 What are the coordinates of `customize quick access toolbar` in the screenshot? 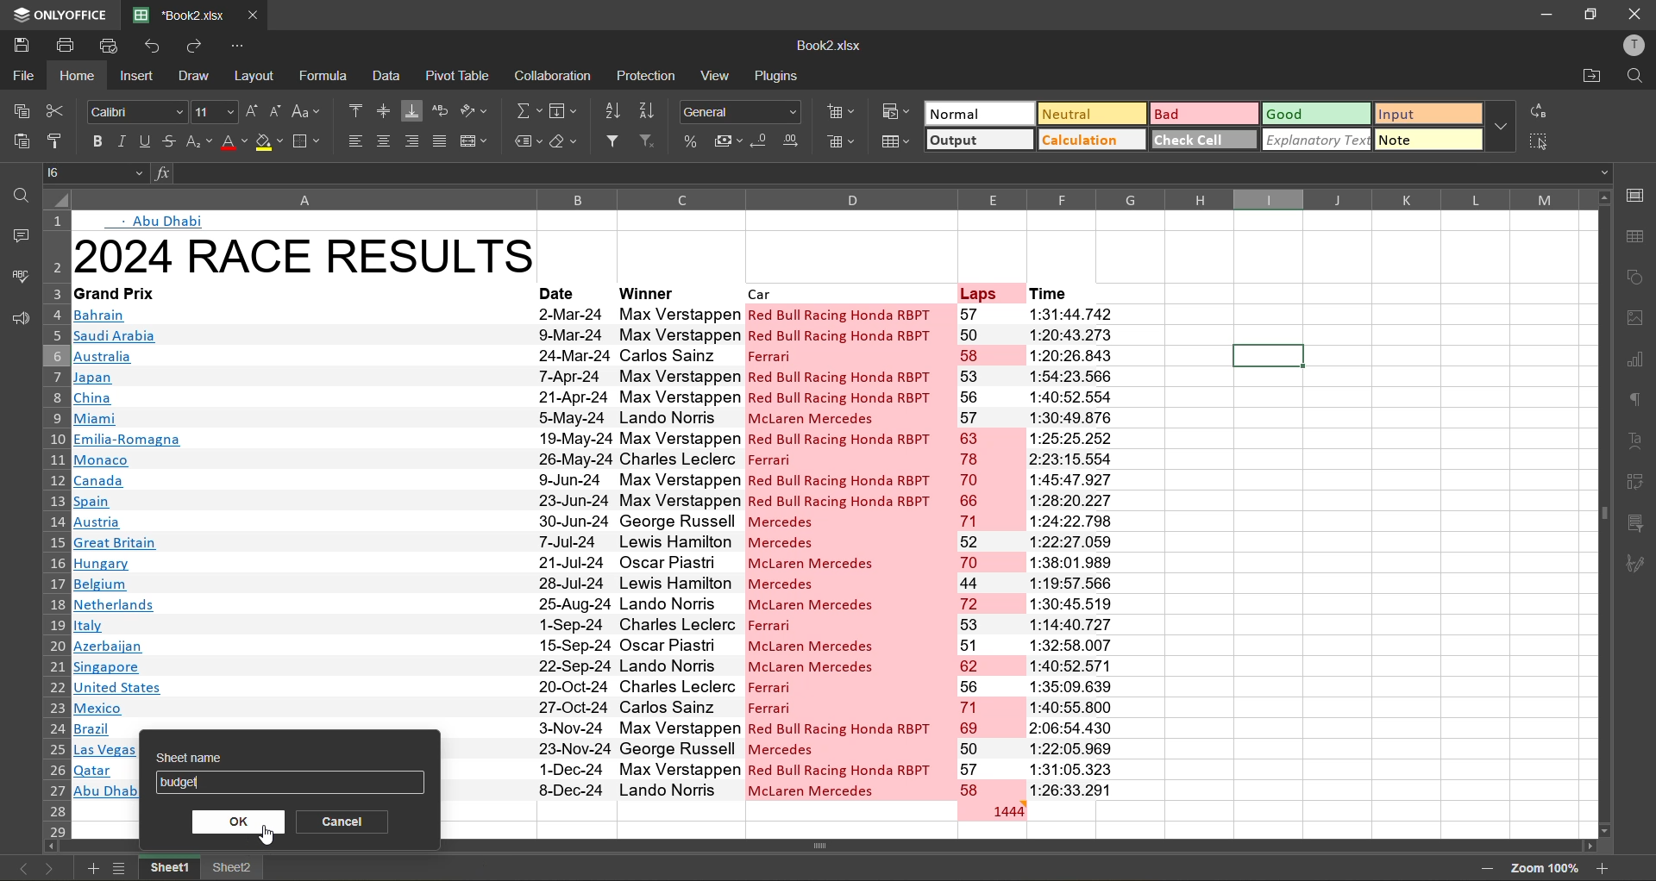 It's located at (240, 47).